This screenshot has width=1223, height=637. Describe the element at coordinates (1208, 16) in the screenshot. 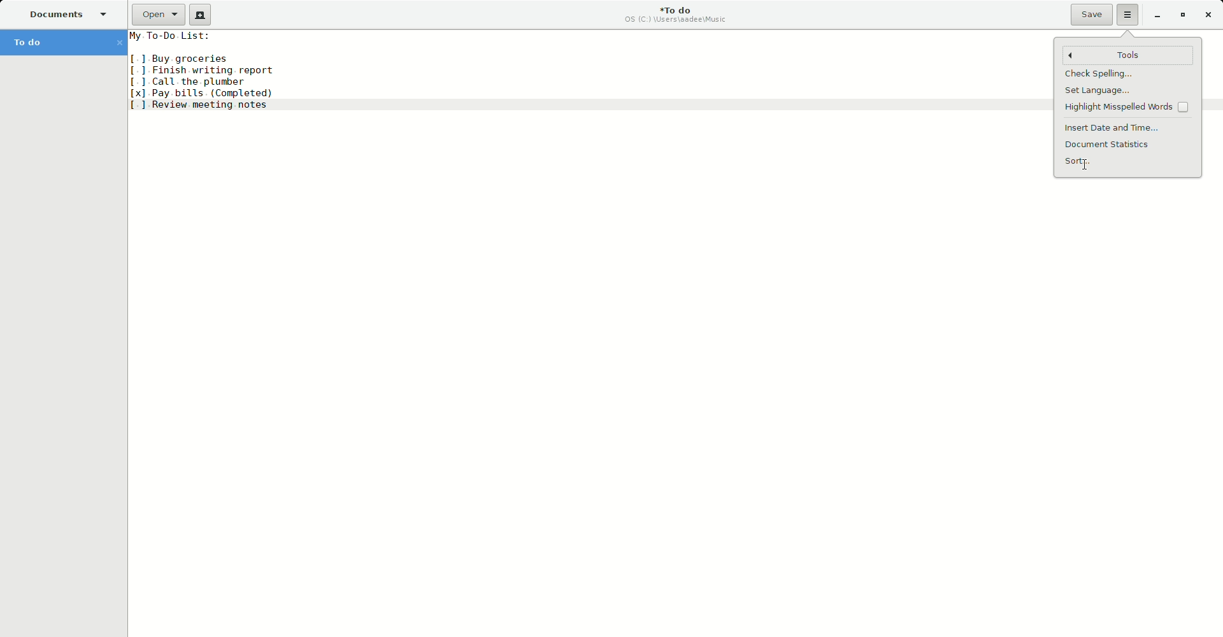

I see `Close` at that location.